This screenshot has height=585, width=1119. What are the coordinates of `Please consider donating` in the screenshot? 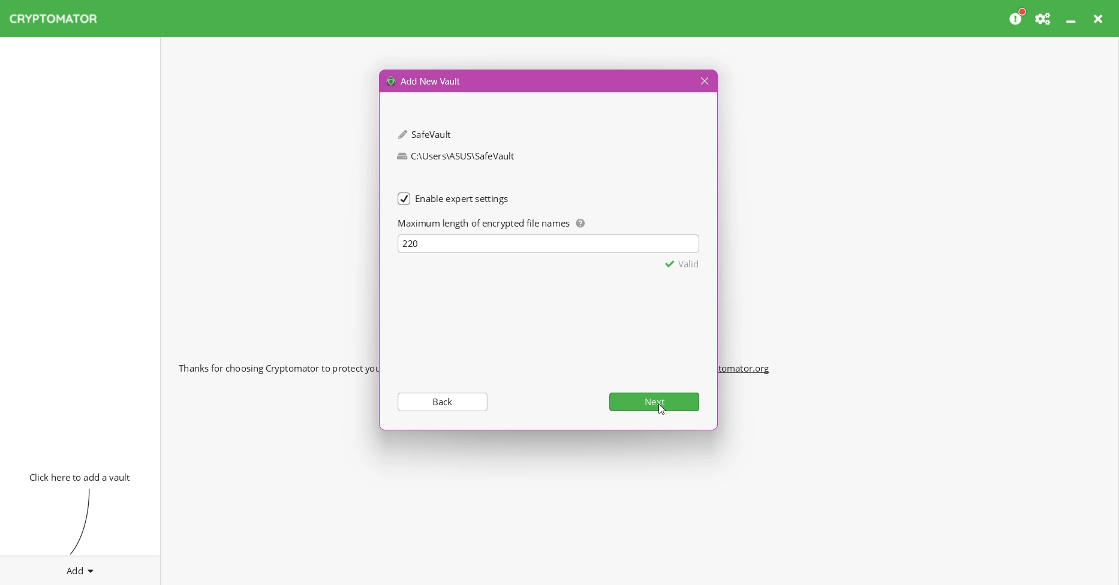 It's located at (1018, 17).